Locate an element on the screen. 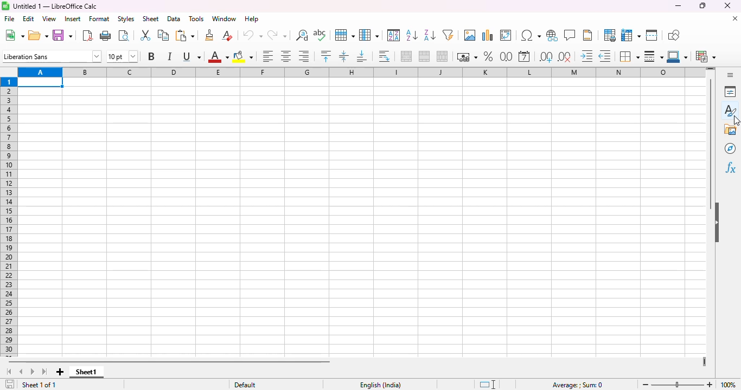  default is located at coordinates (245, 385).